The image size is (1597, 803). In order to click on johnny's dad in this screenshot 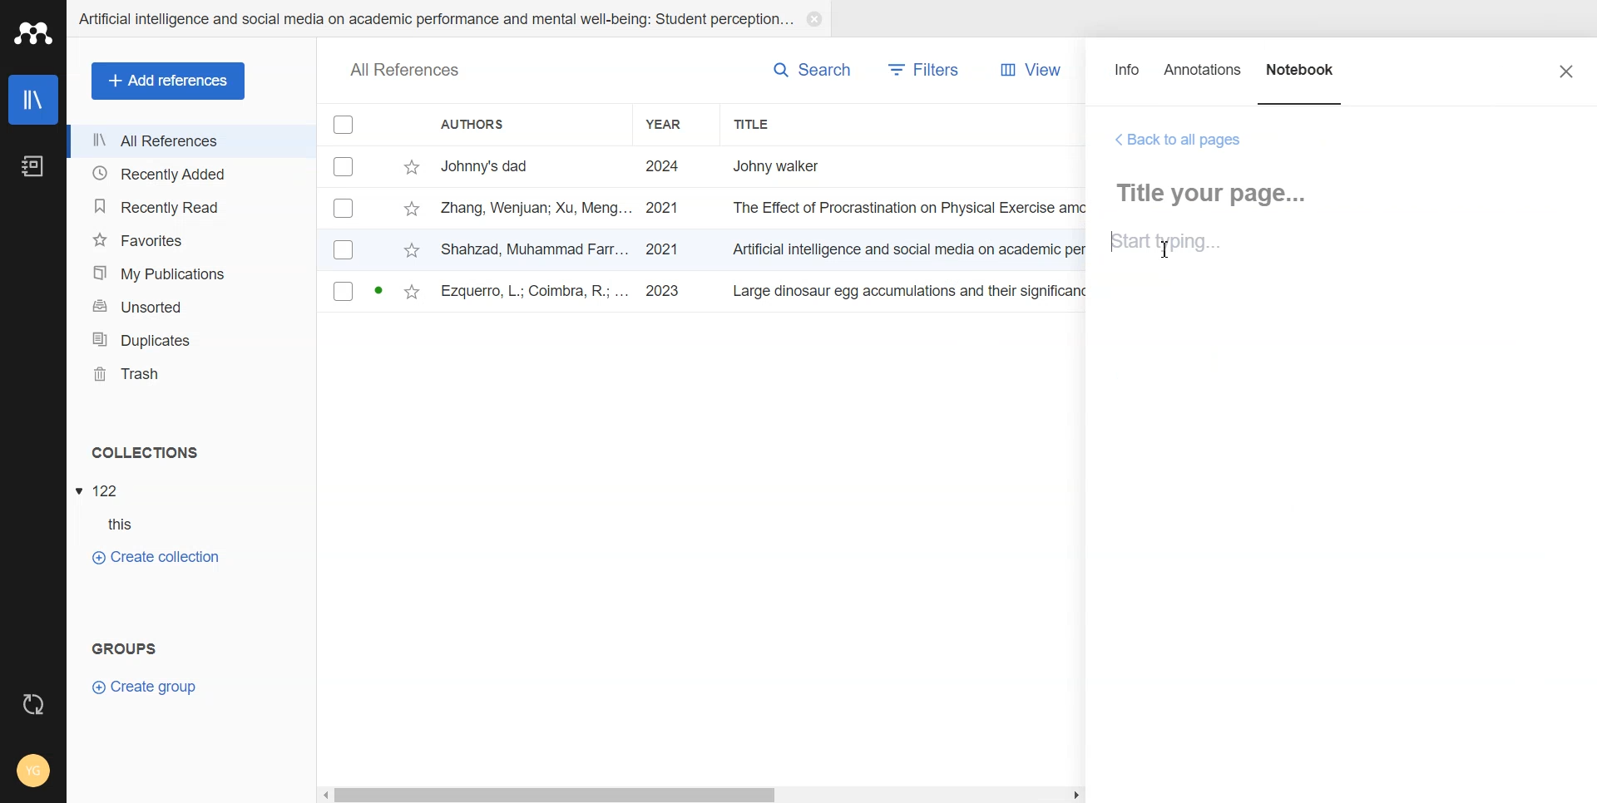, I will do `click(536, 165)`.